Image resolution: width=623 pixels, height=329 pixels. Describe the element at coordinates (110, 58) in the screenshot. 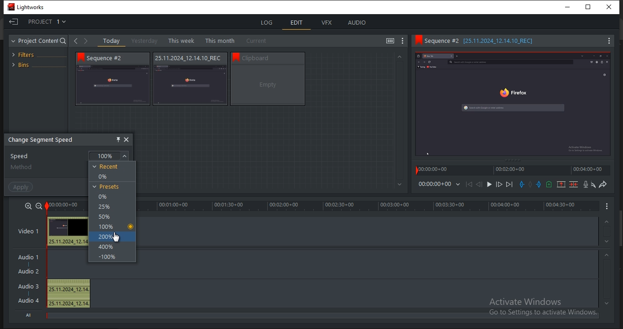

I see `Sequence # 2` at that location.